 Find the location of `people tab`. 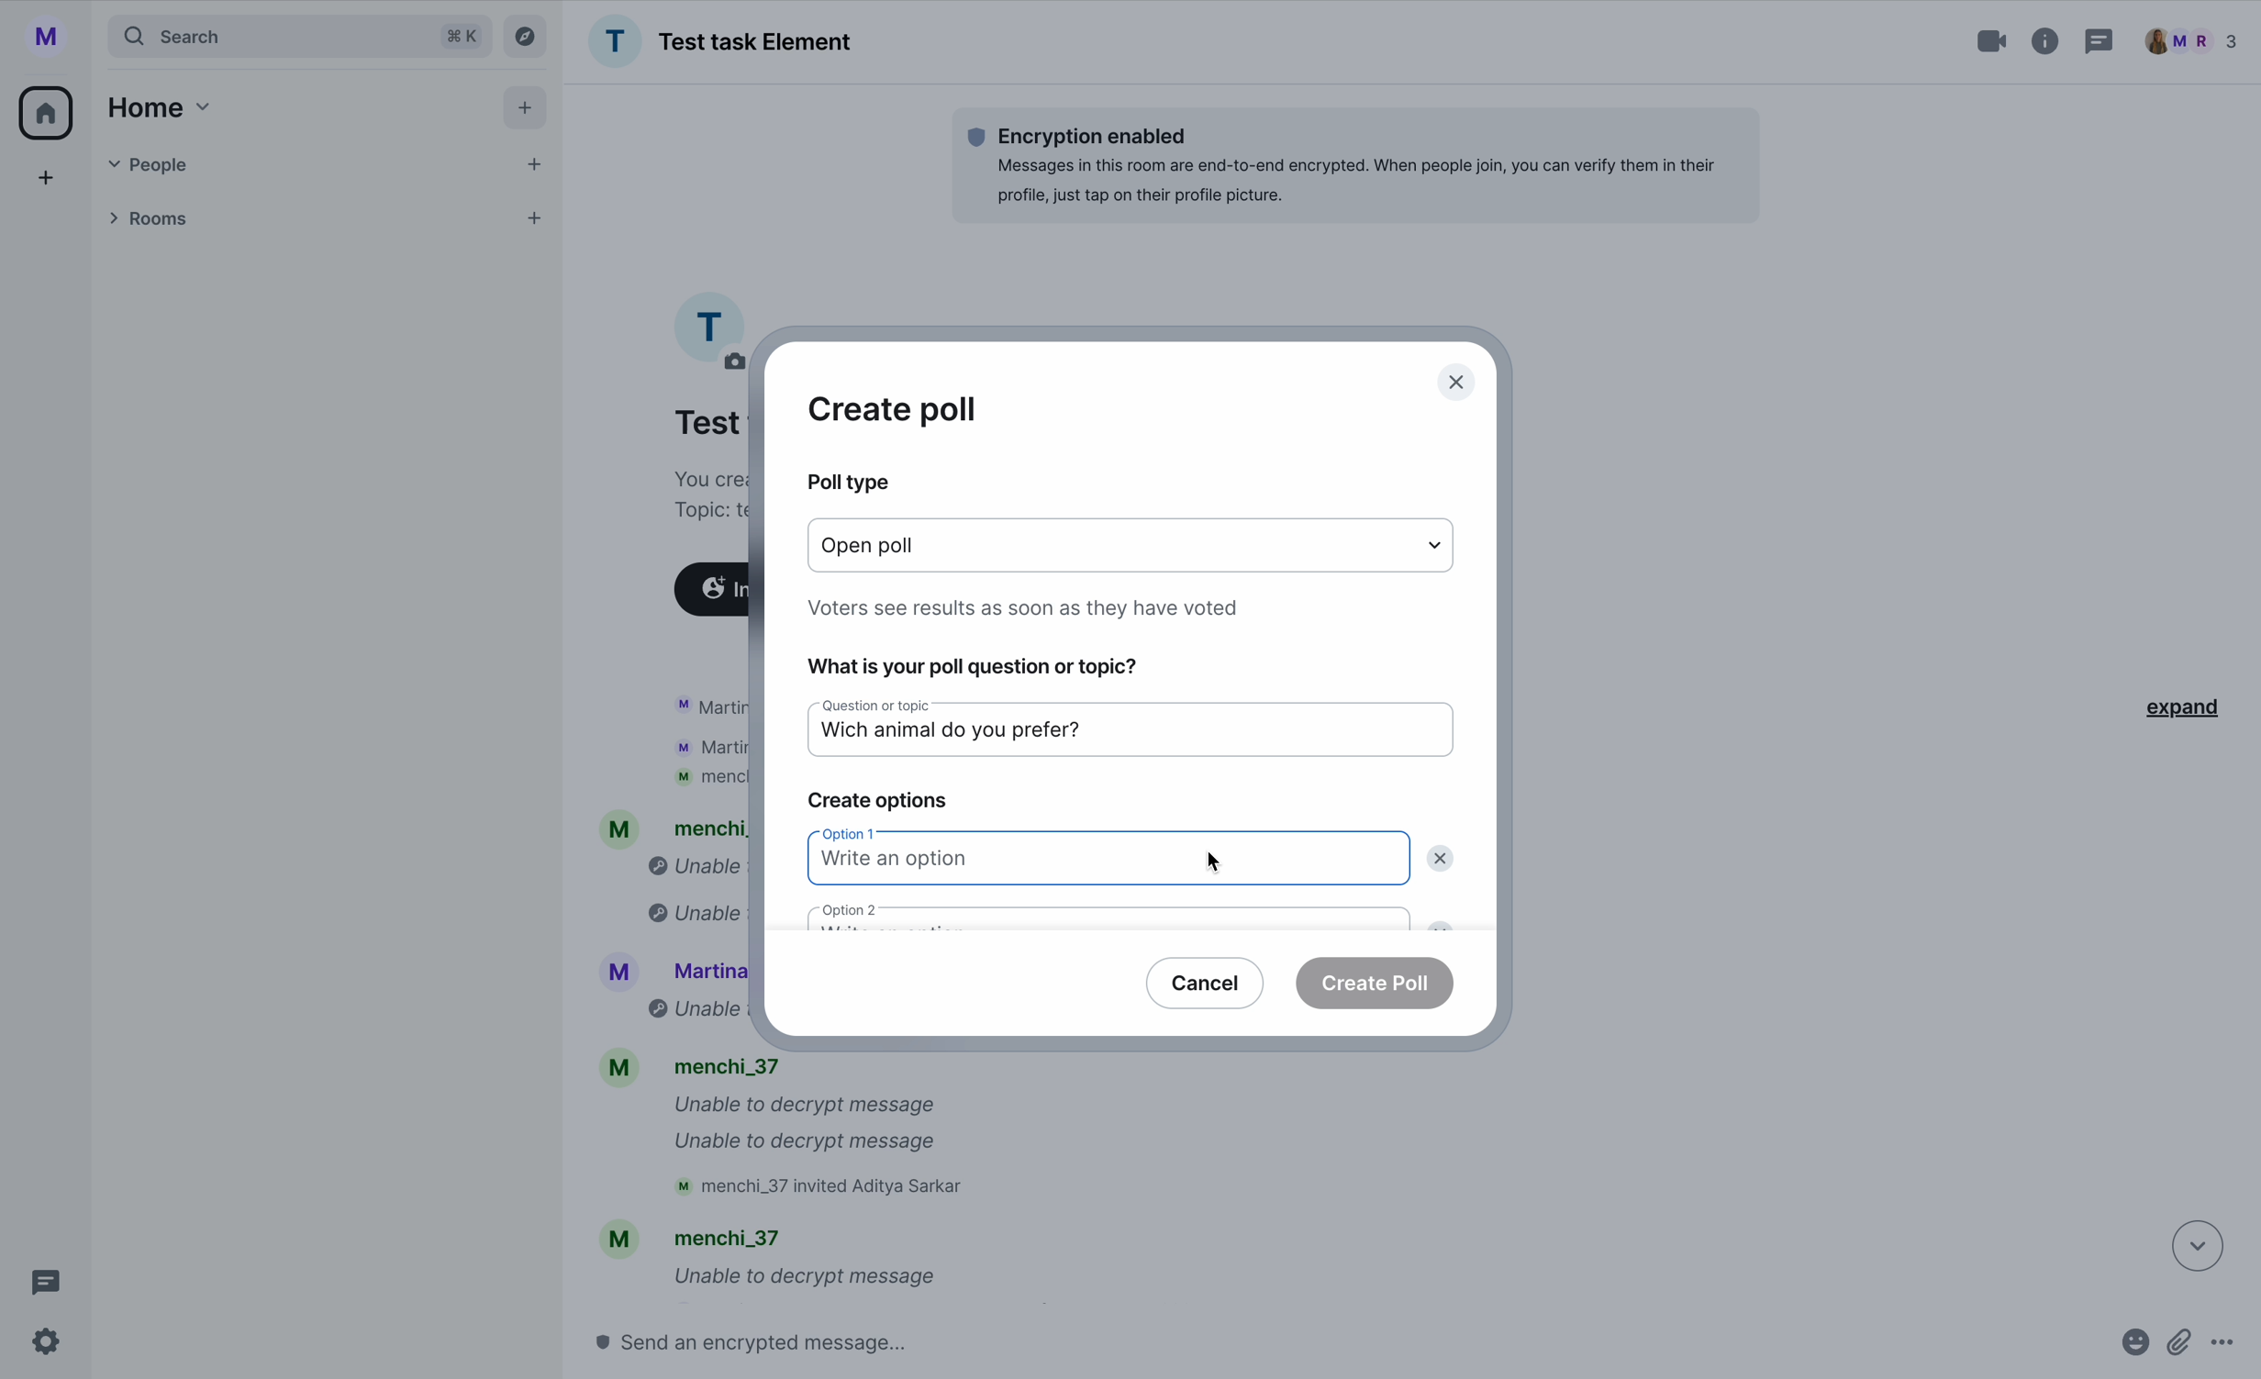

people tab is located at coordinates (328, 164).